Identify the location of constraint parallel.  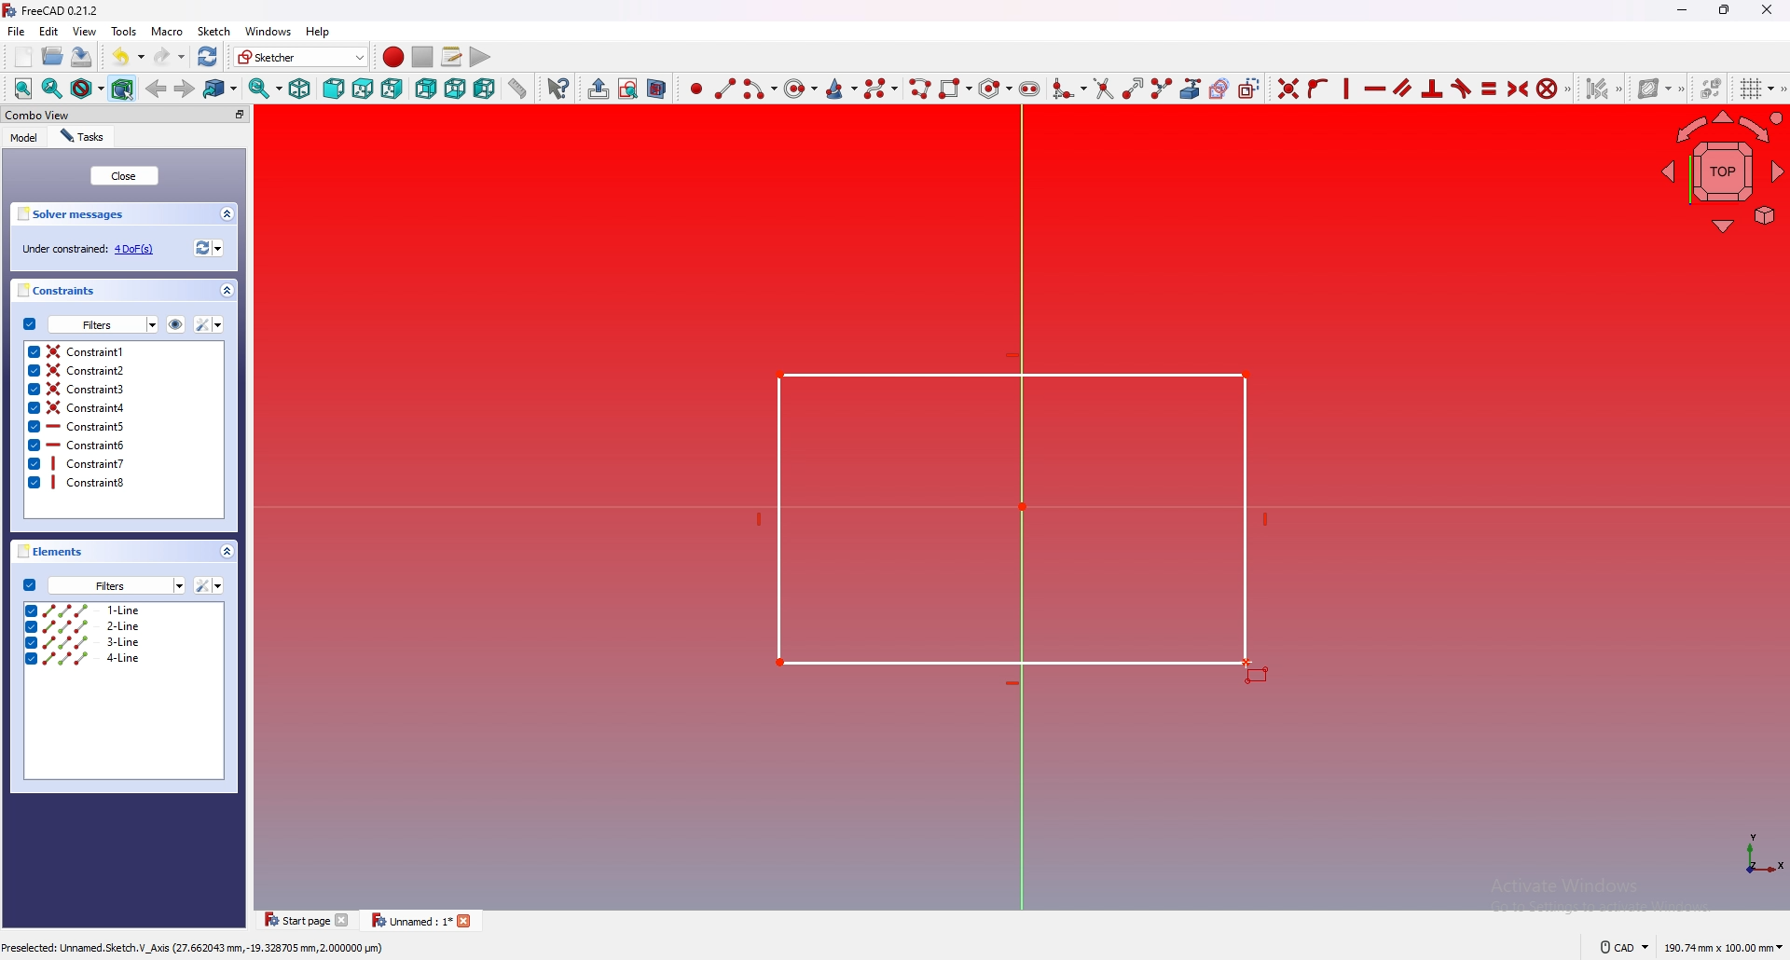
(1404, 88).